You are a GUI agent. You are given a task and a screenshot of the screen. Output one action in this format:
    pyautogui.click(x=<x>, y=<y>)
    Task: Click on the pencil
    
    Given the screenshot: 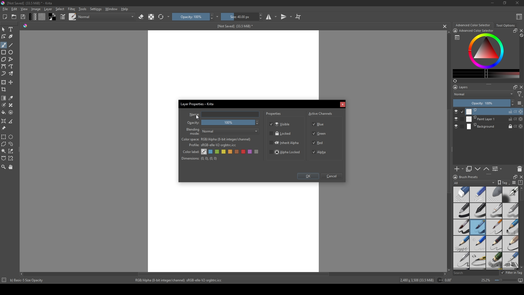 What is the action you would take?
    pyautogui.click(x=477, y=244)
    